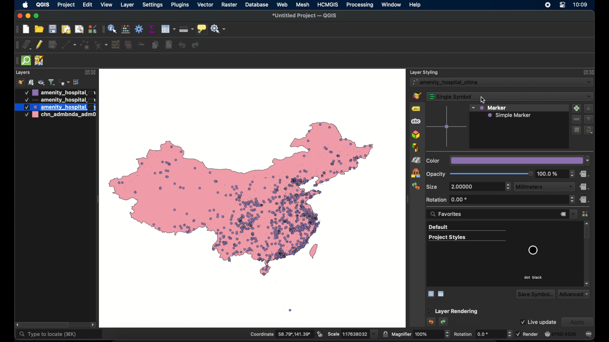 Image resolution: width=609 pixels, height=342 pixels. What do you see at coordinates (453, 312) in the screenshot?
I see `layer rendering` at bounding box center [453, 312].